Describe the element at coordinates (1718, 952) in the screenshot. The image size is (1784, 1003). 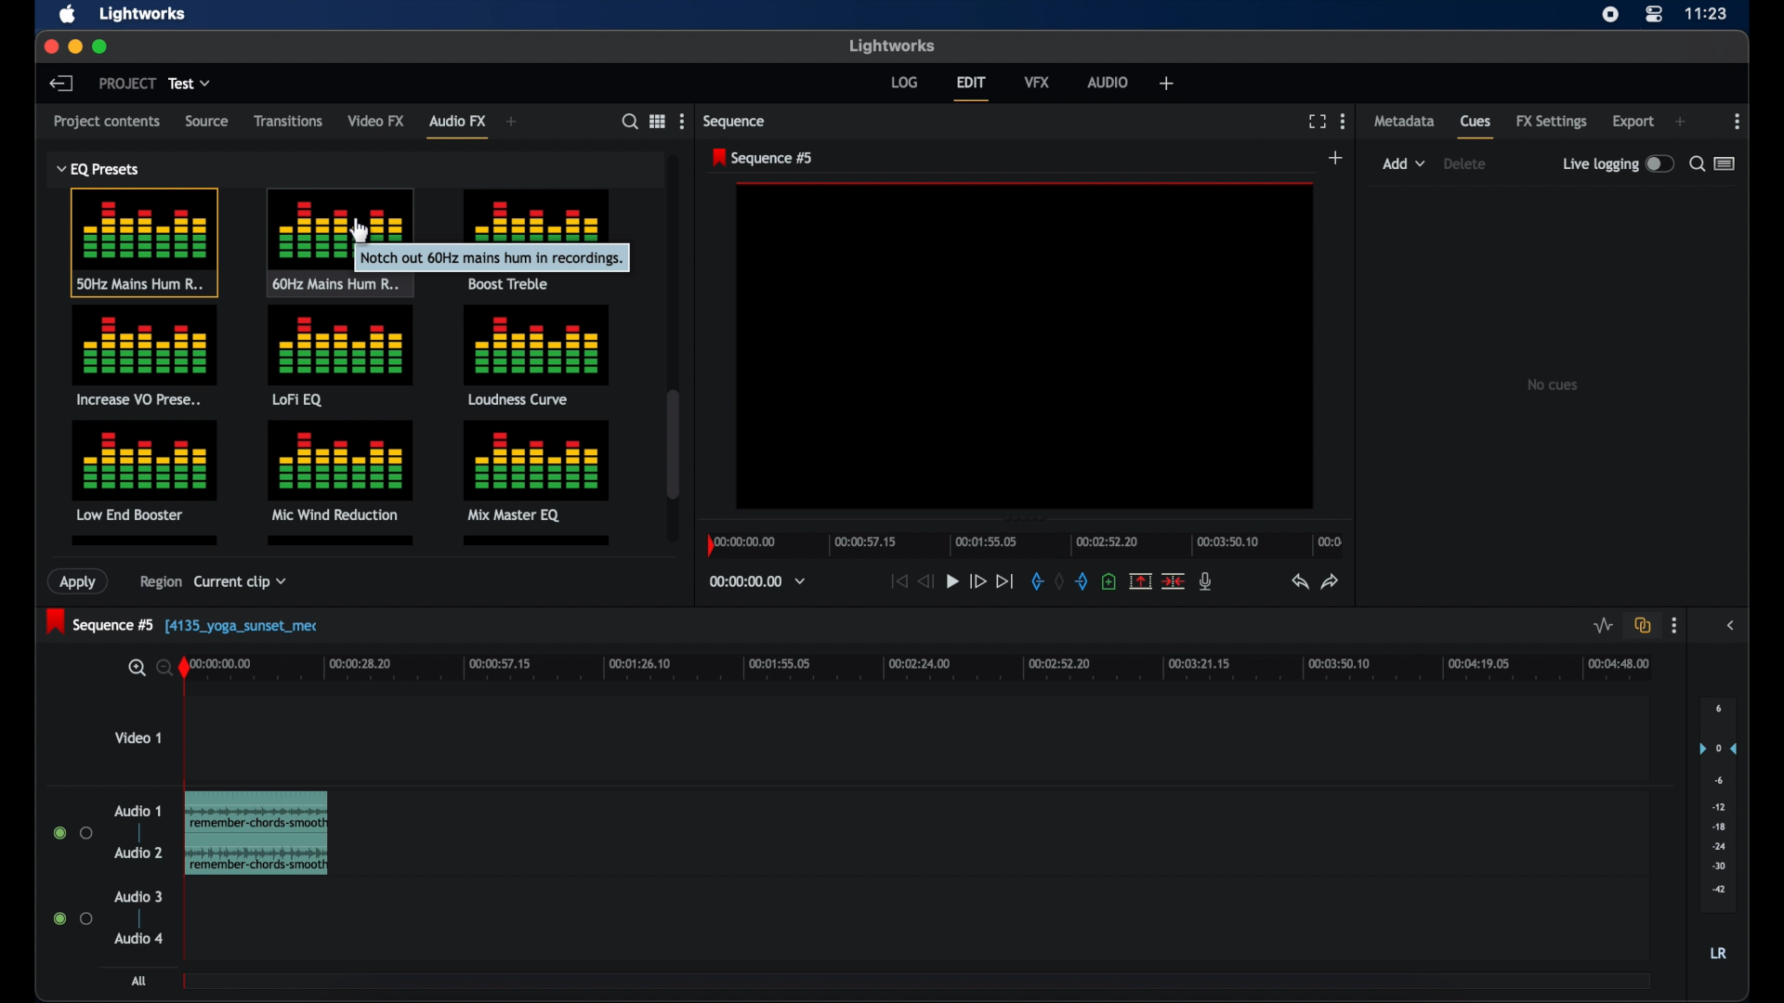
I see `LR` at that location.